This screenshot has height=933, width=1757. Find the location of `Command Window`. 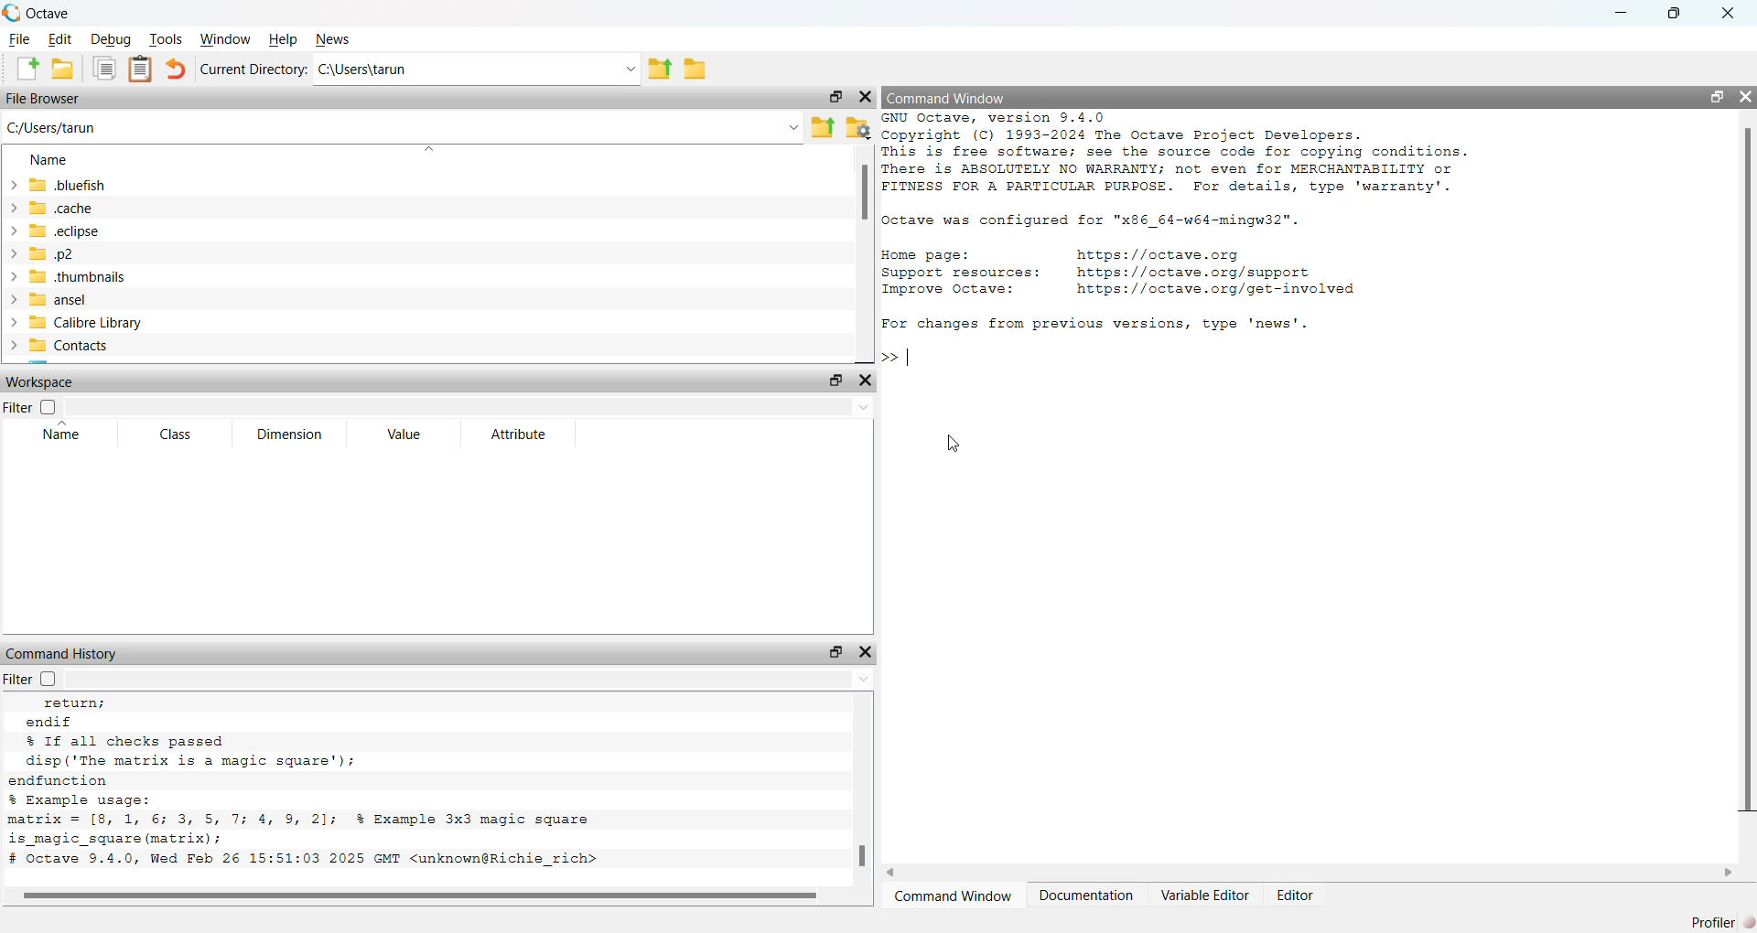

Command Window is located at coordinates (946, 100).